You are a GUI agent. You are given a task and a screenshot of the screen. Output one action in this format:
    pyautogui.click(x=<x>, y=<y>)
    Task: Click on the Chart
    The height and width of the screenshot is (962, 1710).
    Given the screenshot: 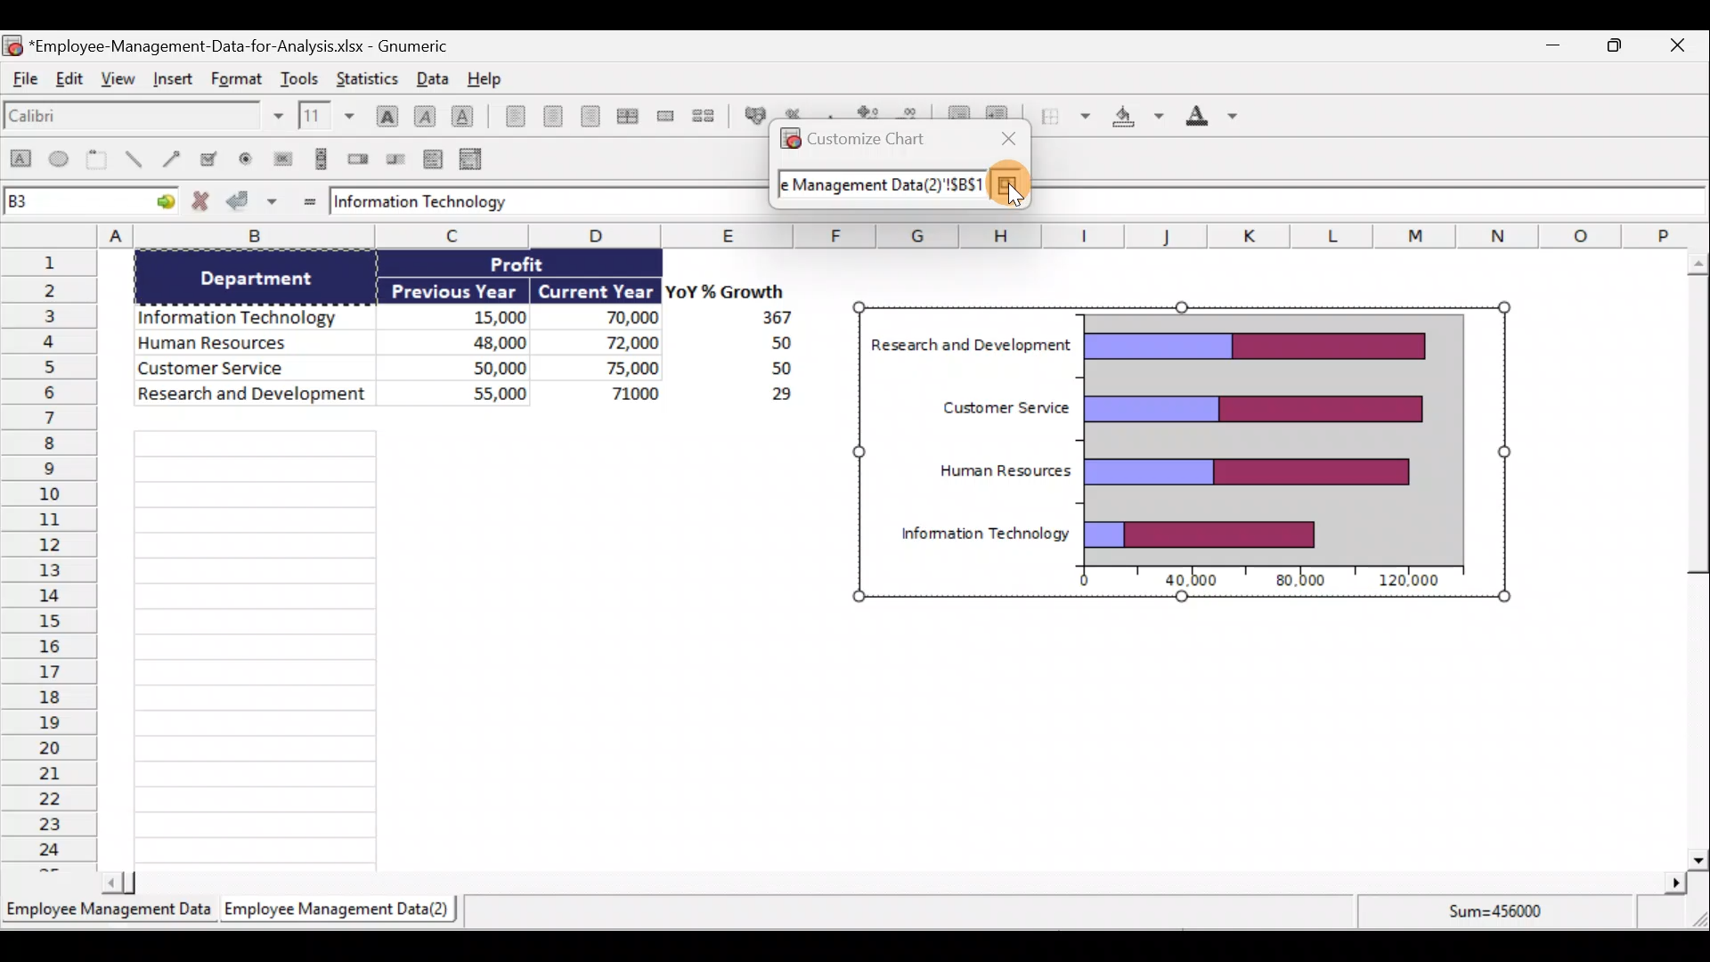 What is the action you would take?
    pyautogui.click(x=1274, y=435)
    